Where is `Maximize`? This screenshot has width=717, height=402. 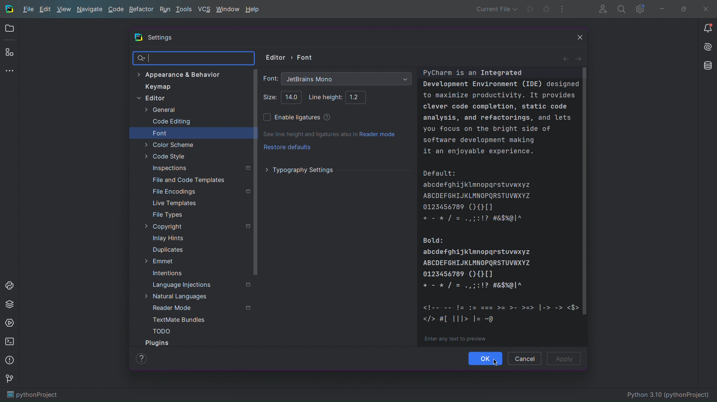
Maximize is located at coordinates (682, 9).